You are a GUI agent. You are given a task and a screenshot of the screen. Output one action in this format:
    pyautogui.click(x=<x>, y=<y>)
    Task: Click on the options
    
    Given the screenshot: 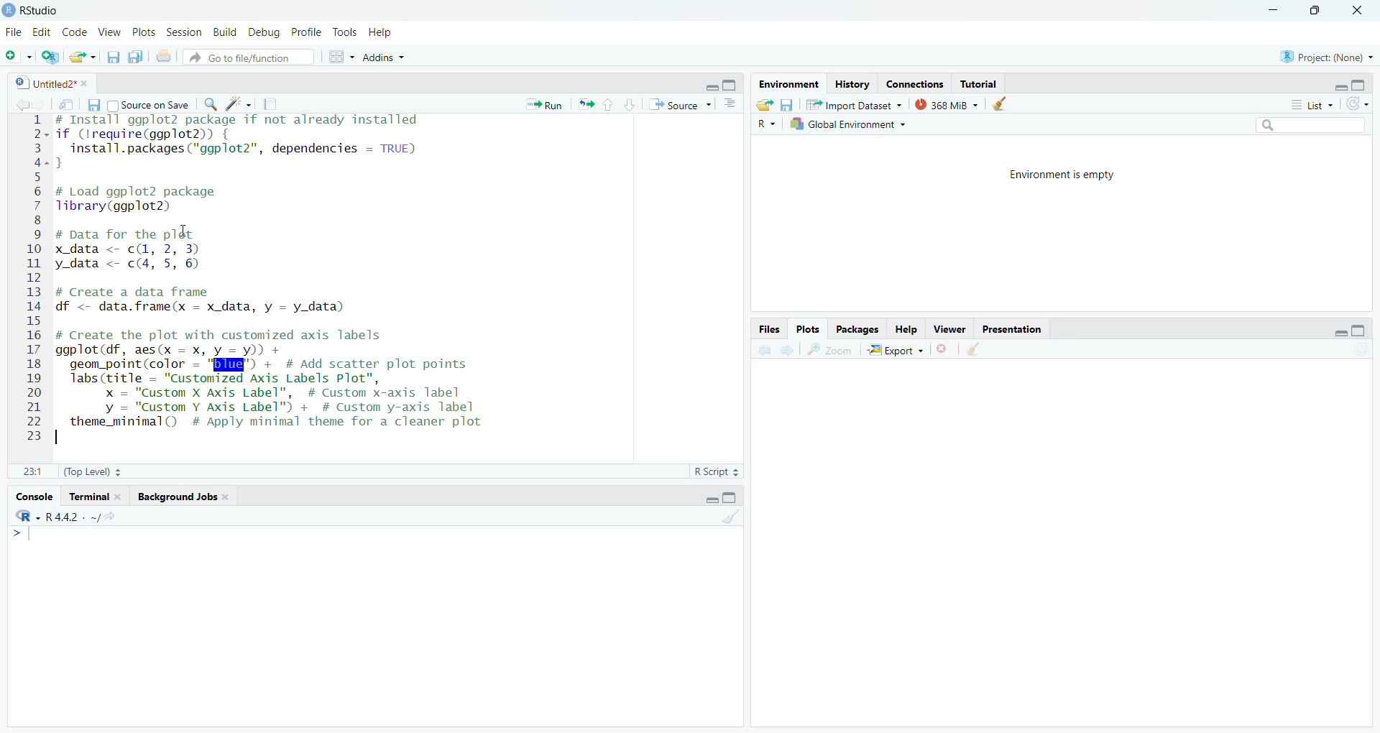 What is the action you would take?
    pyautogui.click(x=730, y=105)
    